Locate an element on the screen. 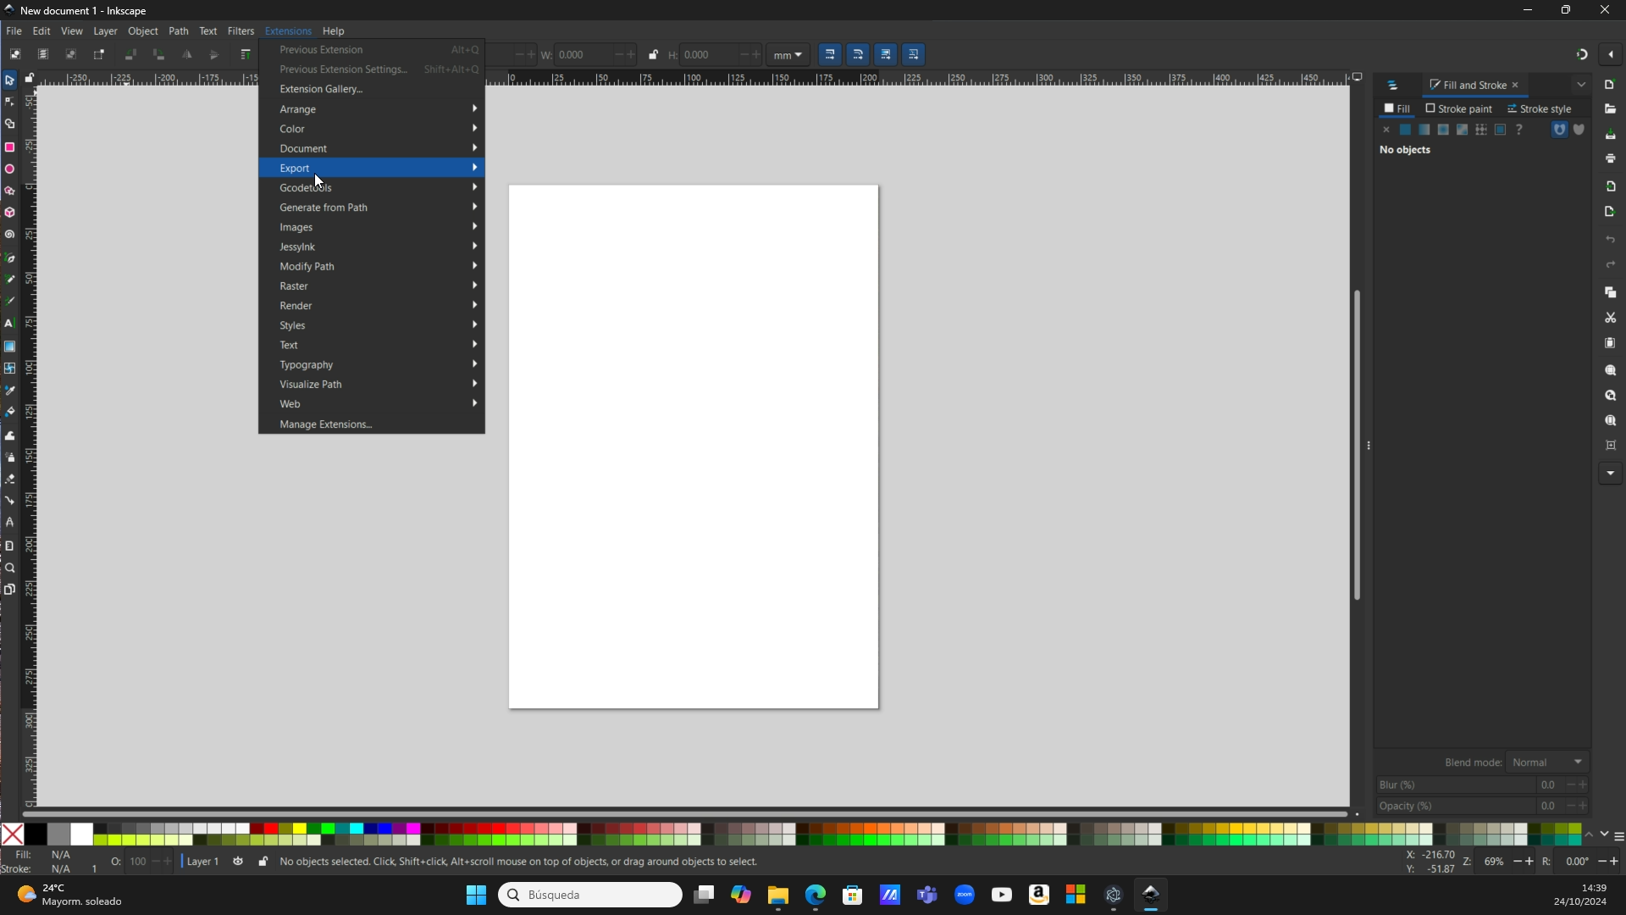 This screenshot has height=915, width=1626. Previous Extension is located at coordinates (375, 49).